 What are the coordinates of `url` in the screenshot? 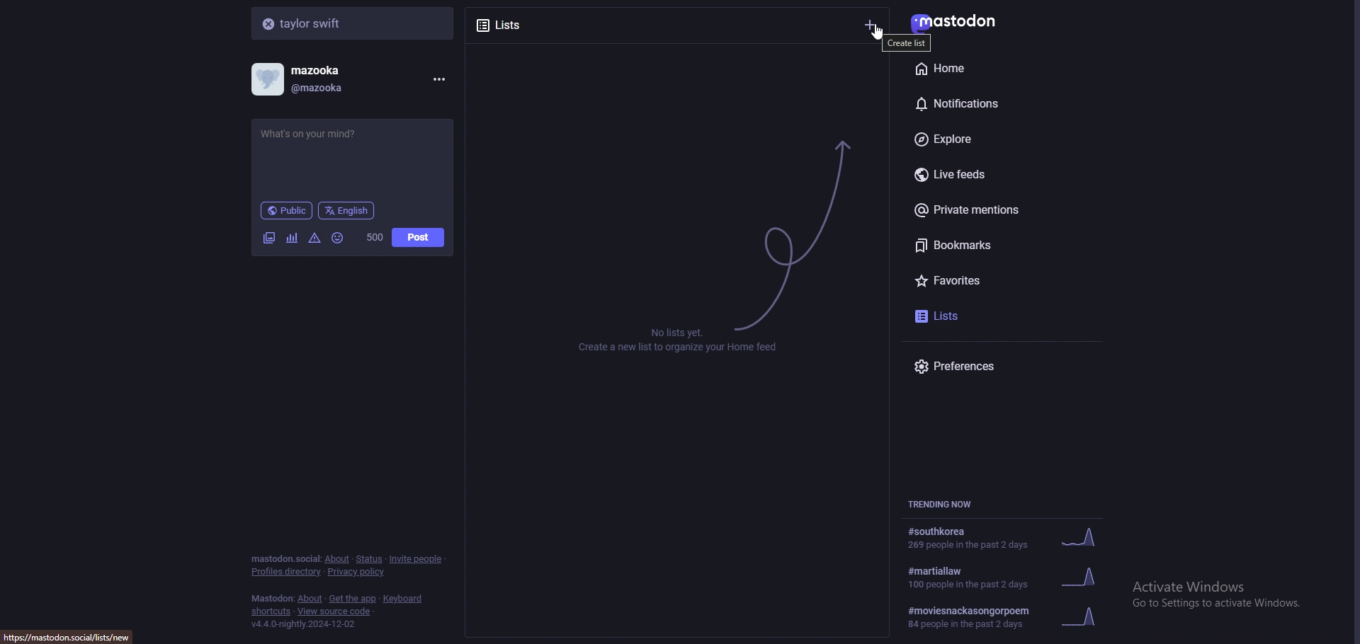 It's located at (72, 636).